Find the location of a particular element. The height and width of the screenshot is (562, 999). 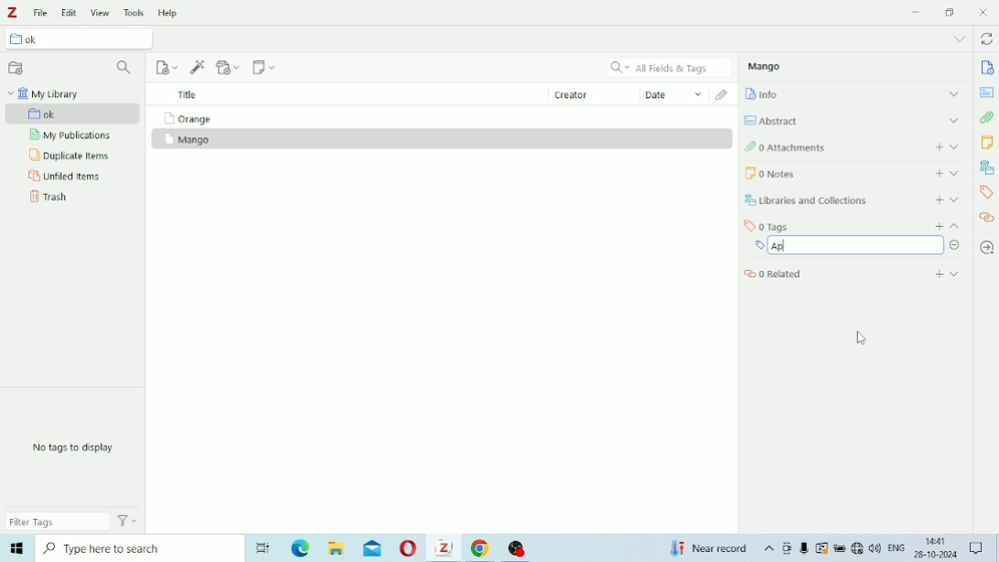

Actions is located at coordinates (126, 521).